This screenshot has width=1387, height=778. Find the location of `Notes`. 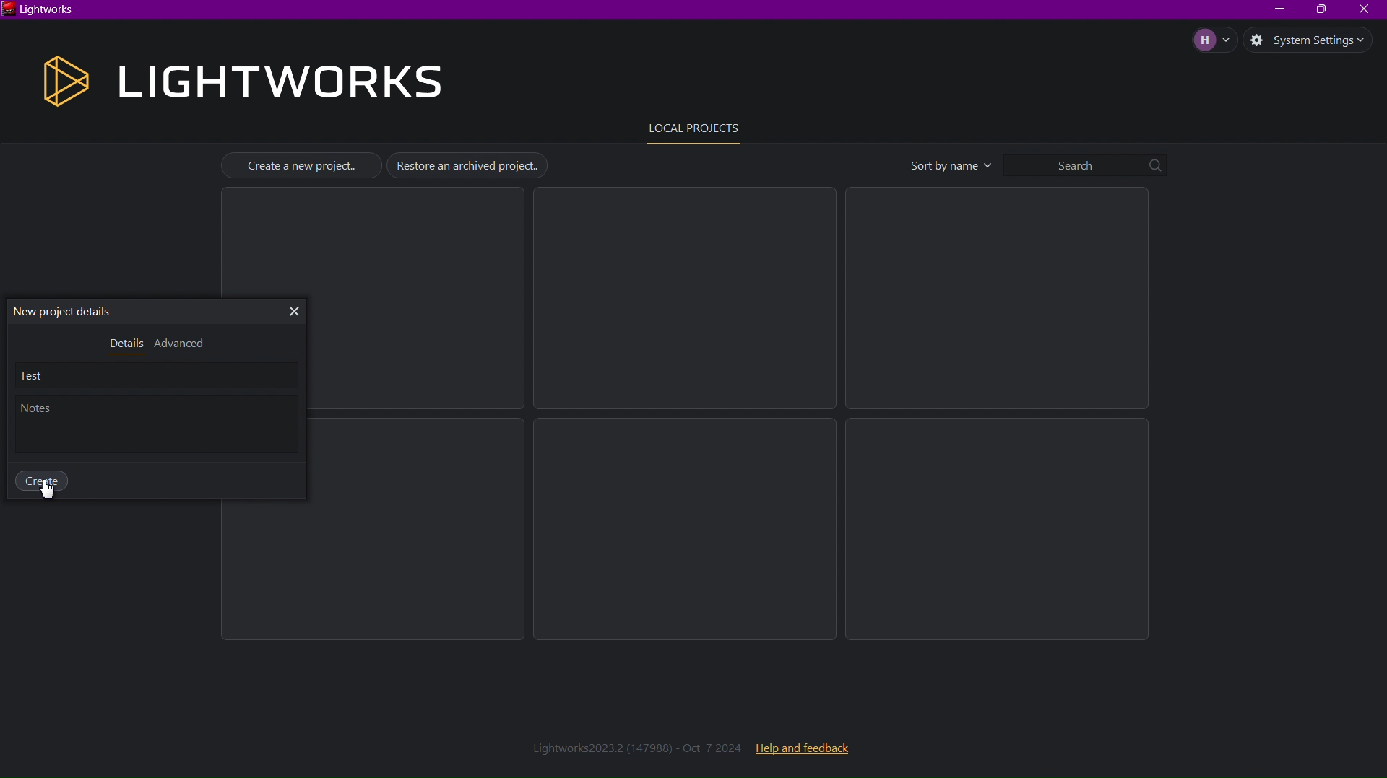

Notes is located at coordinates (158, 428).